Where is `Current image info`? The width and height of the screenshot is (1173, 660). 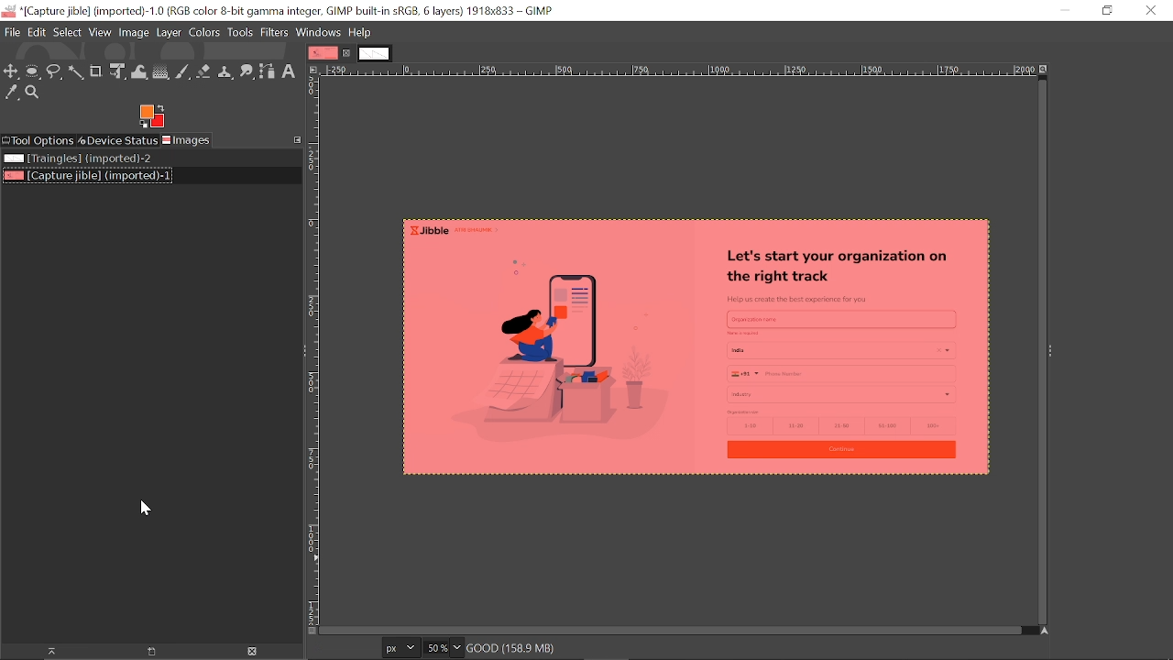 Current image info is located at coordinates (517, 649).